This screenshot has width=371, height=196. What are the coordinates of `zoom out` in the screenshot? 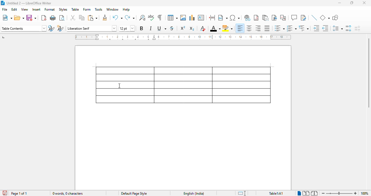 It's located at (323, 193).